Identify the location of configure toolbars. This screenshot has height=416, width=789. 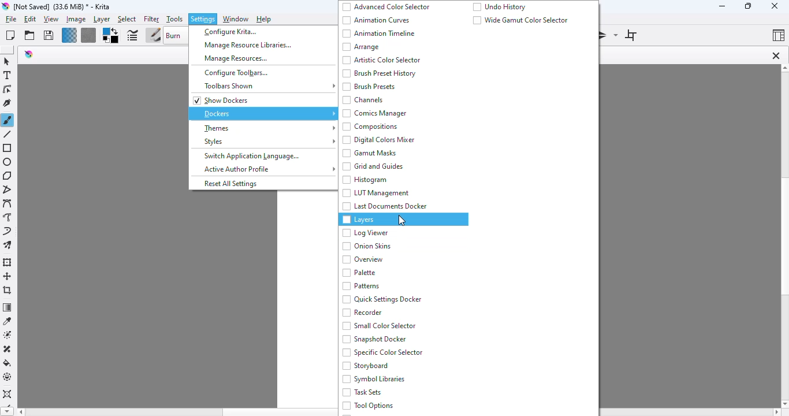
(235, 72).